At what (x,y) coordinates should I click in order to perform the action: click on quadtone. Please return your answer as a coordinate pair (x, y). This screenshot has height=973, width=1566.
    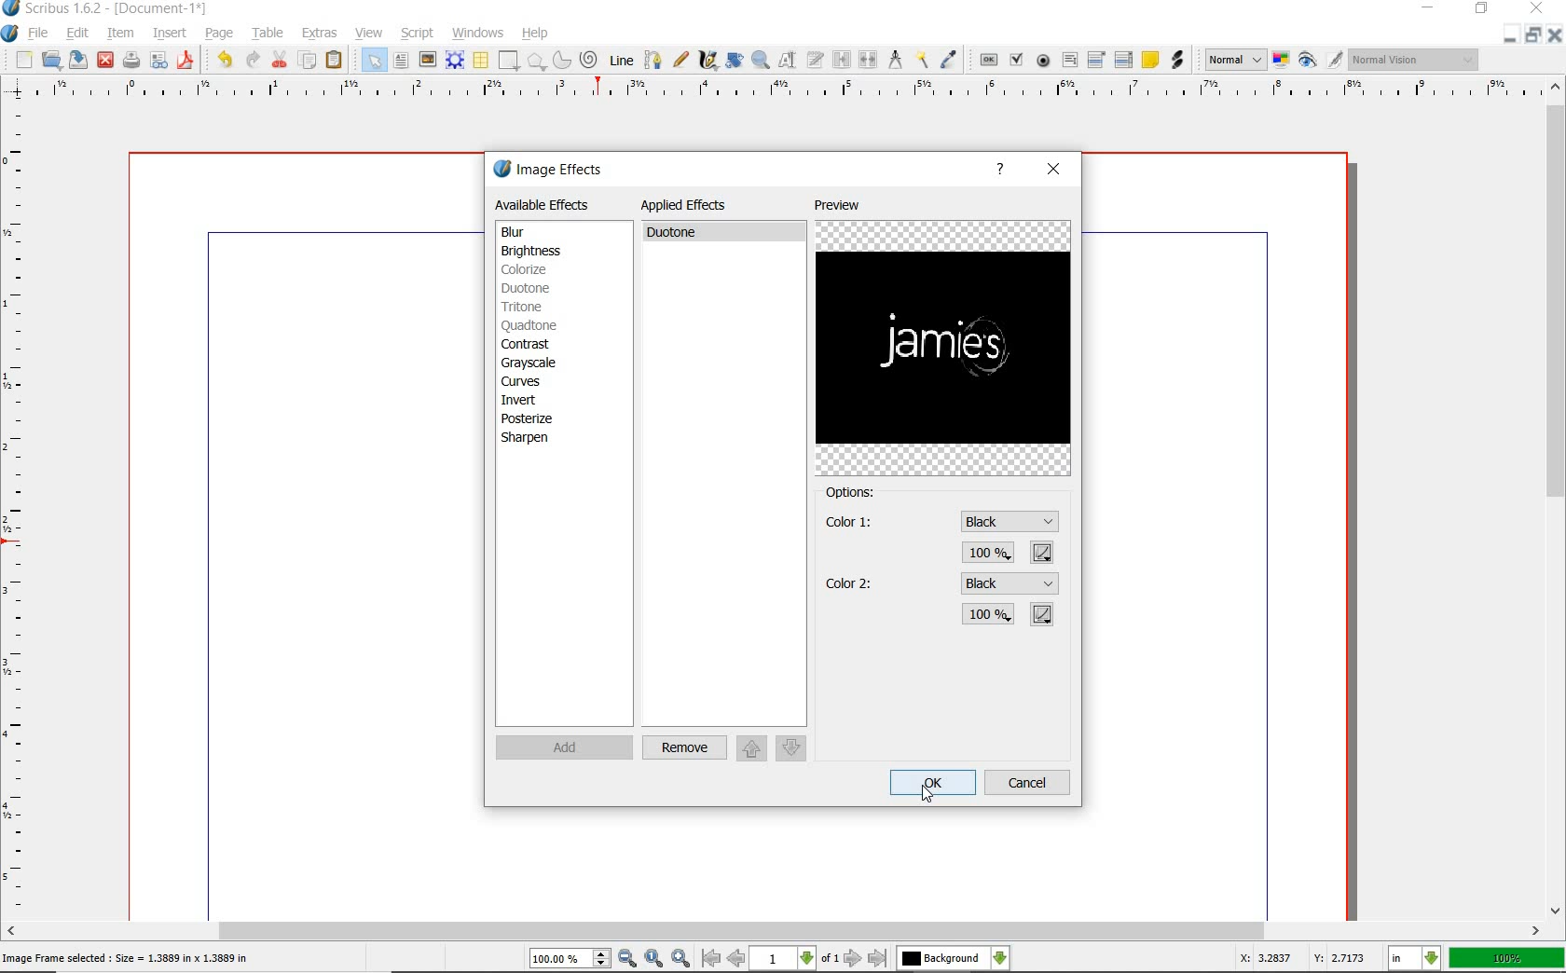
    Looking at the image, I should click on (533, 326).